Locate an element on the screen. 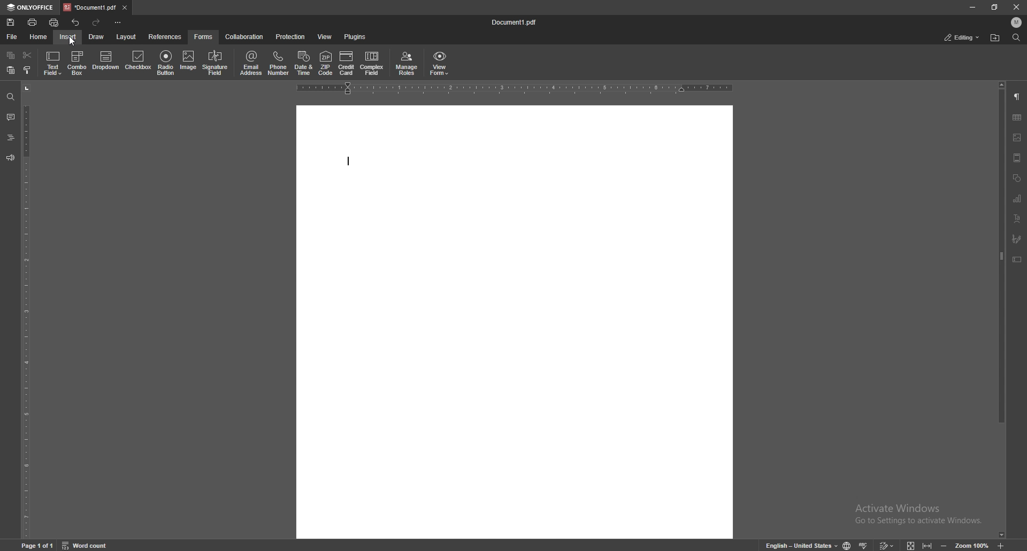  text box is located at coordinates (1017, 259).